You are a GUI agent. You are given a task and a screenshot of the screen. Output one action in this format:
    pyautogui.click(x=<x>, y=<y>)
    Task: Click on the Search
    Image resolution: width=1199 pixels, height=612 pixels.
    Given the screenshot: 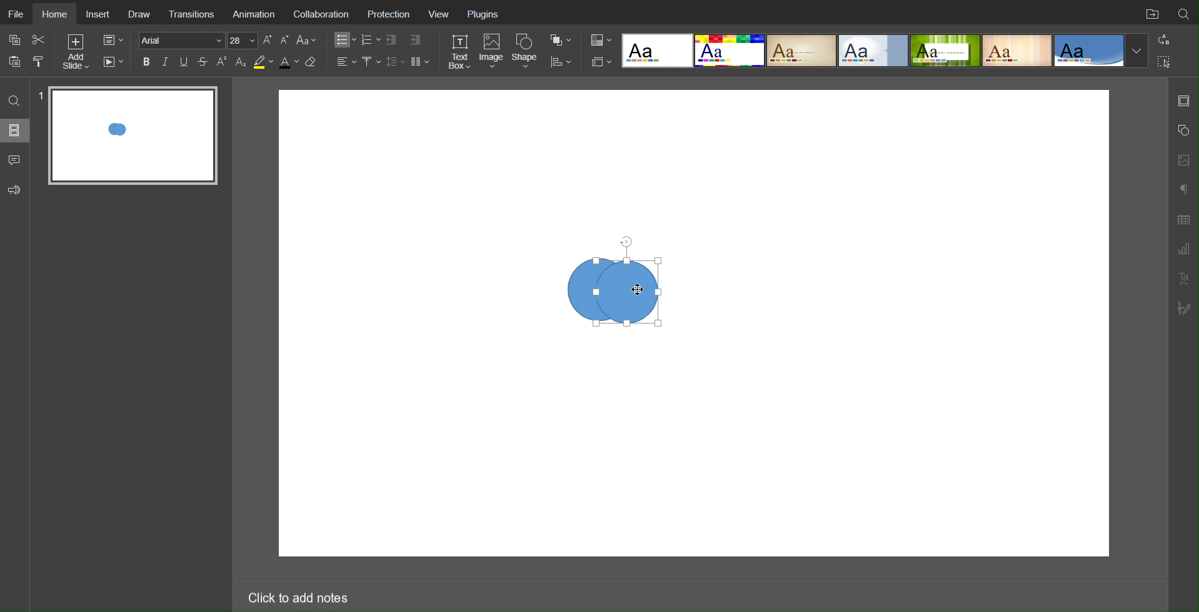 What is the action you would take?
    pyautogui.click(x=16, y=100)
    